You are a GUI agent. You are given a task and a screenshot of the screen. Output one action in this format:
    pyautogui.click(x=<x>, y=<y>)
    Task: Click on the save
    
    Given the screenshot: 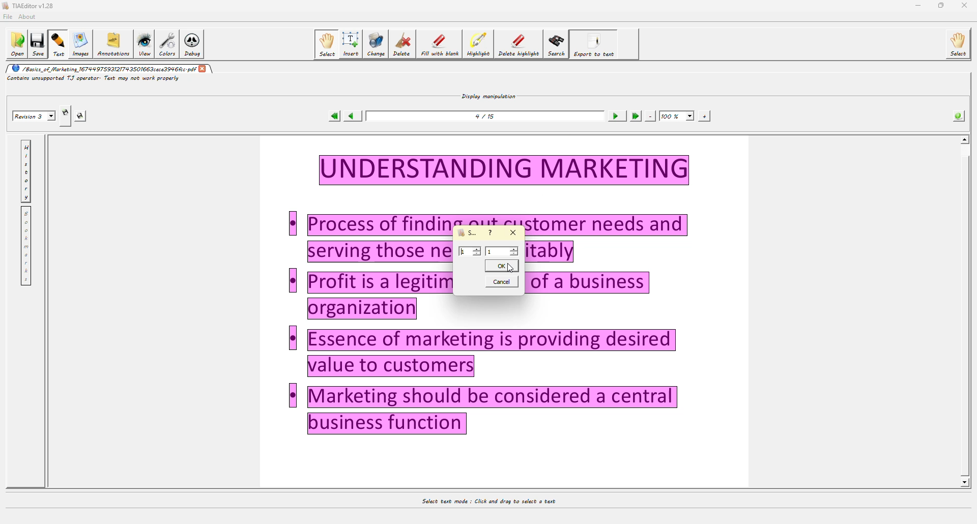 What is the action you would take?
    pyautogui.click(x=38, y=45)
    